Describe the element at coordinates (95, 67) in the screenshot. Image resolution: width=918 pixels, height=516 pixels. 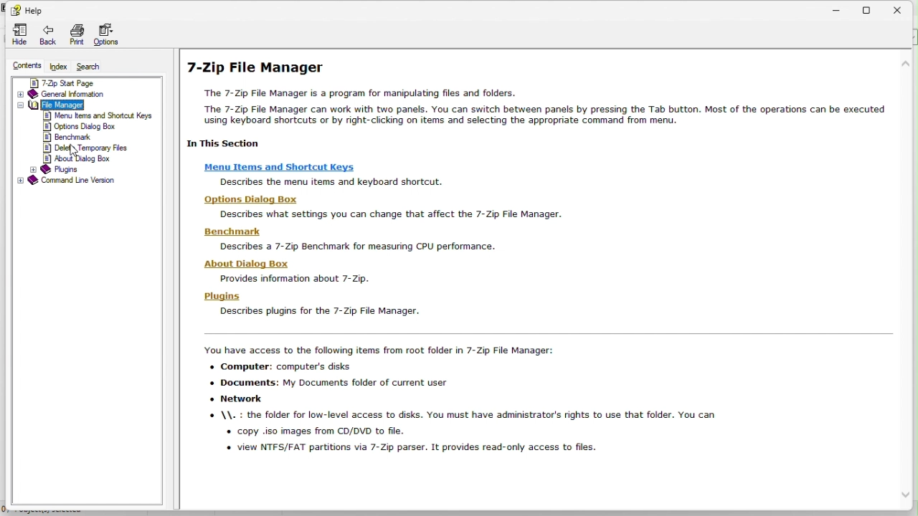
I see `Search` at that location.